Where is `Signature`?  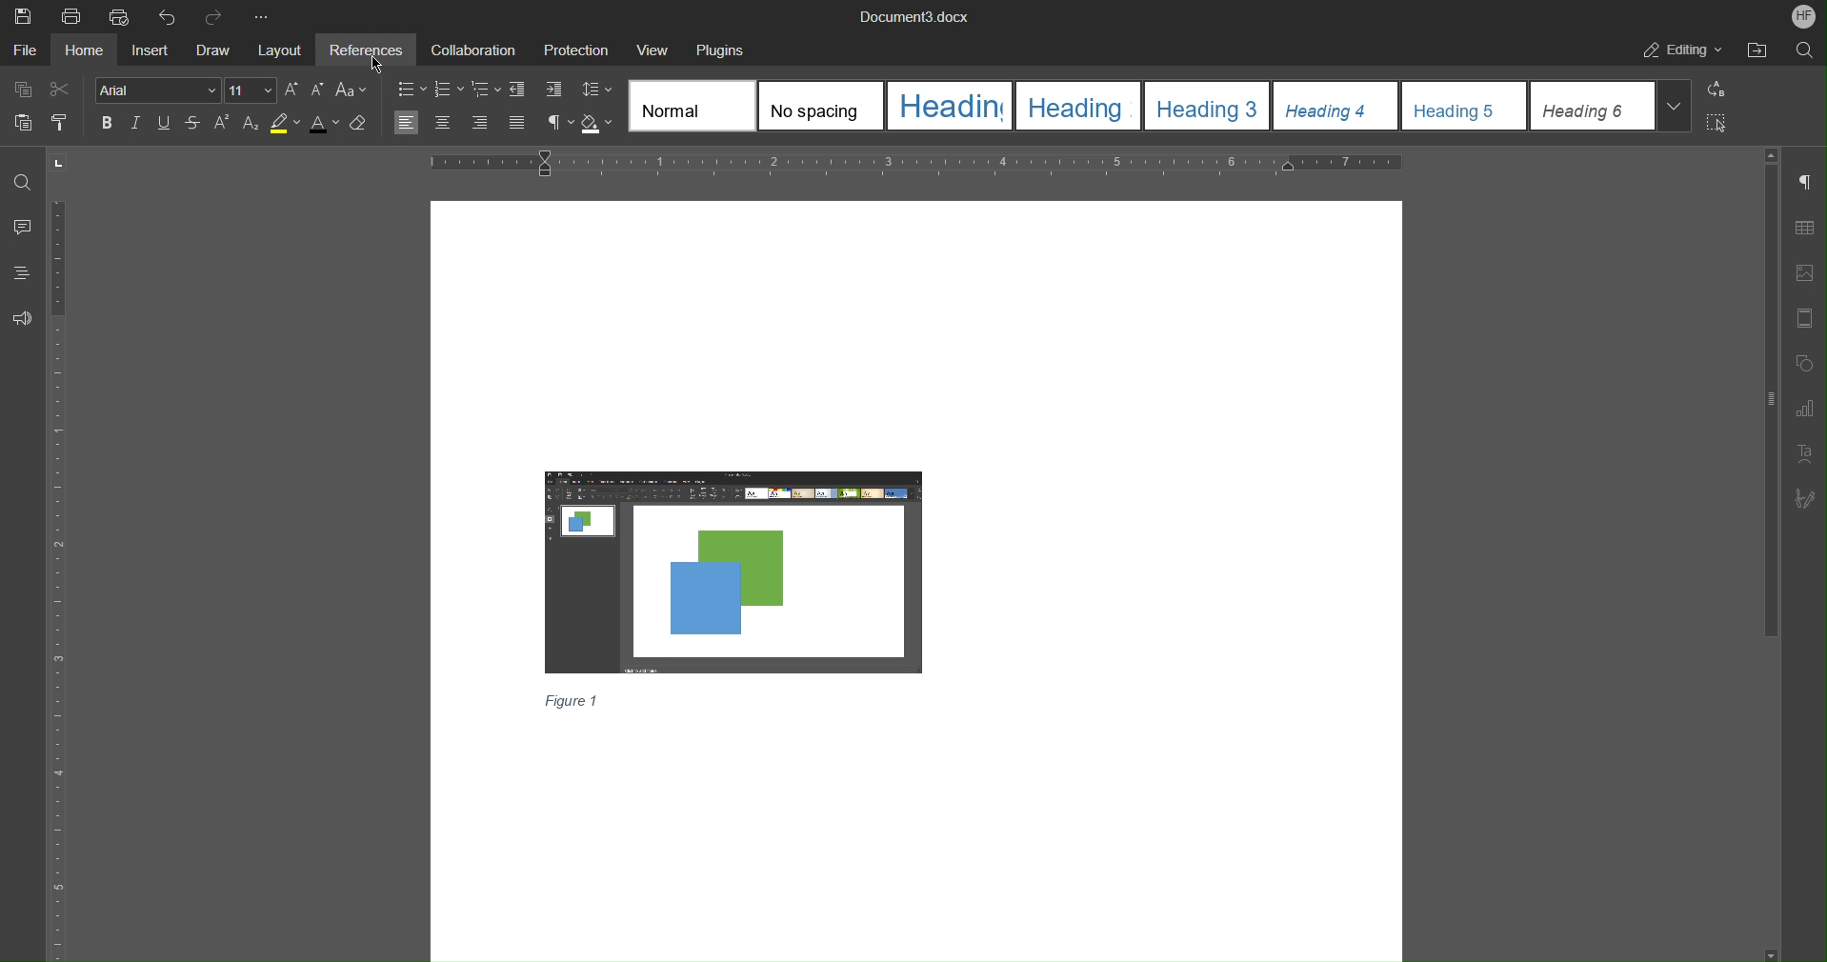
Signature is located at coordinates (1808, 501).